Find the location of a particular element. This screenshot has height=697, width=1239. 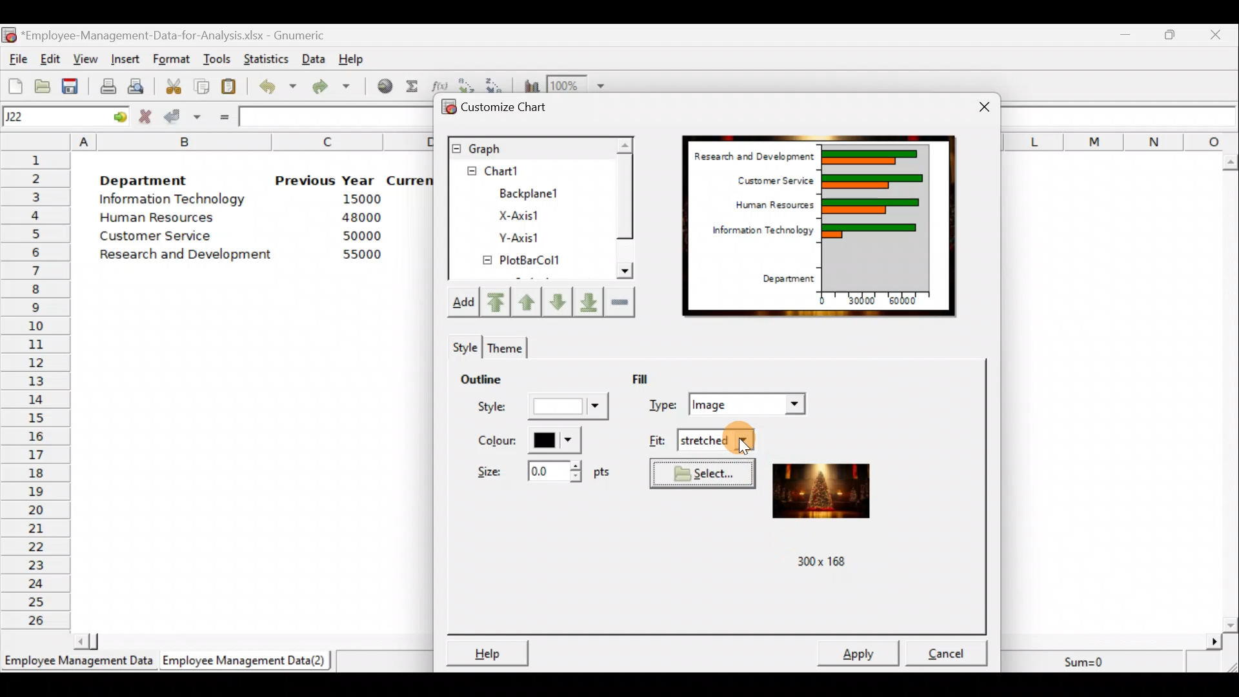

Cut the selection is located at coordinates (175, 88).